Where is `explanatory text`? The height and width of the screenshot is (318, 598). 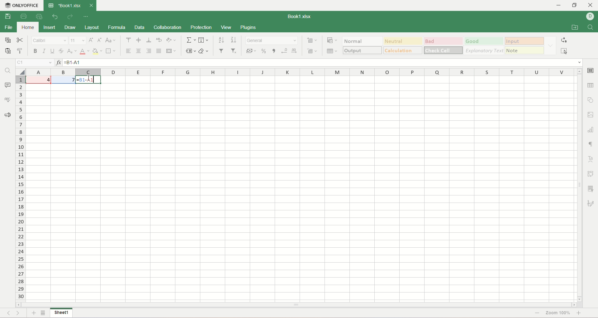 explanatory text is located at coordinates (484, 50).